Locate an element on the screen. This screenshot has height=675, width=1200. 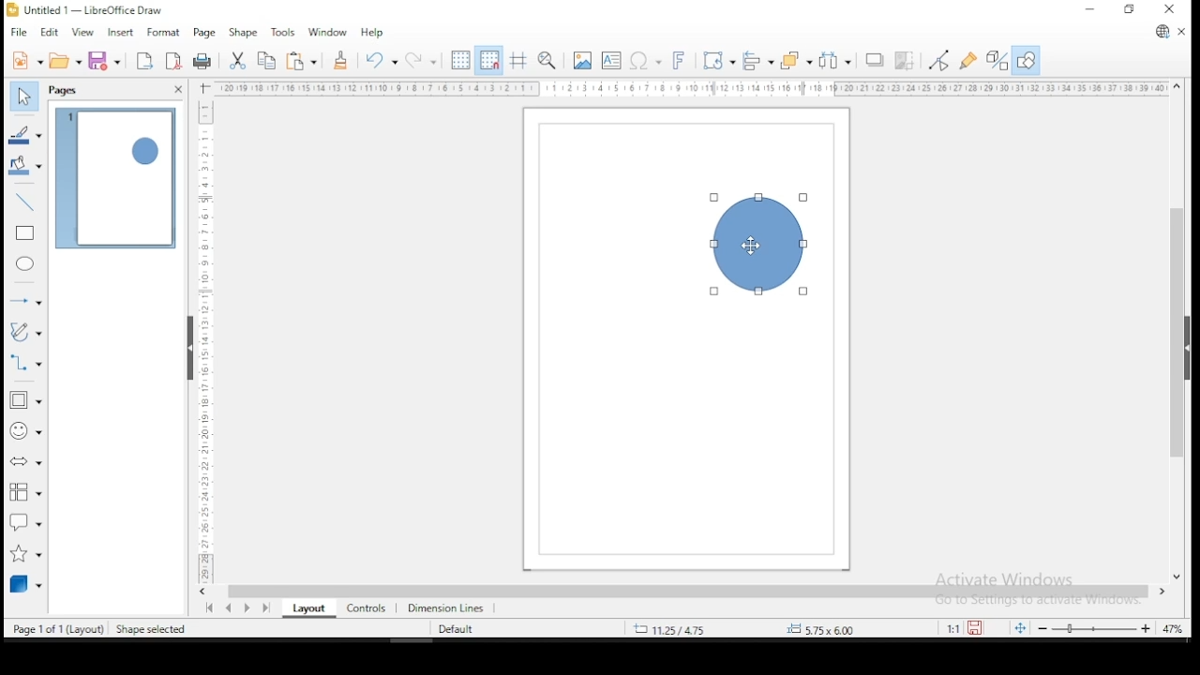
previous page is located at coordinates (232, 607).